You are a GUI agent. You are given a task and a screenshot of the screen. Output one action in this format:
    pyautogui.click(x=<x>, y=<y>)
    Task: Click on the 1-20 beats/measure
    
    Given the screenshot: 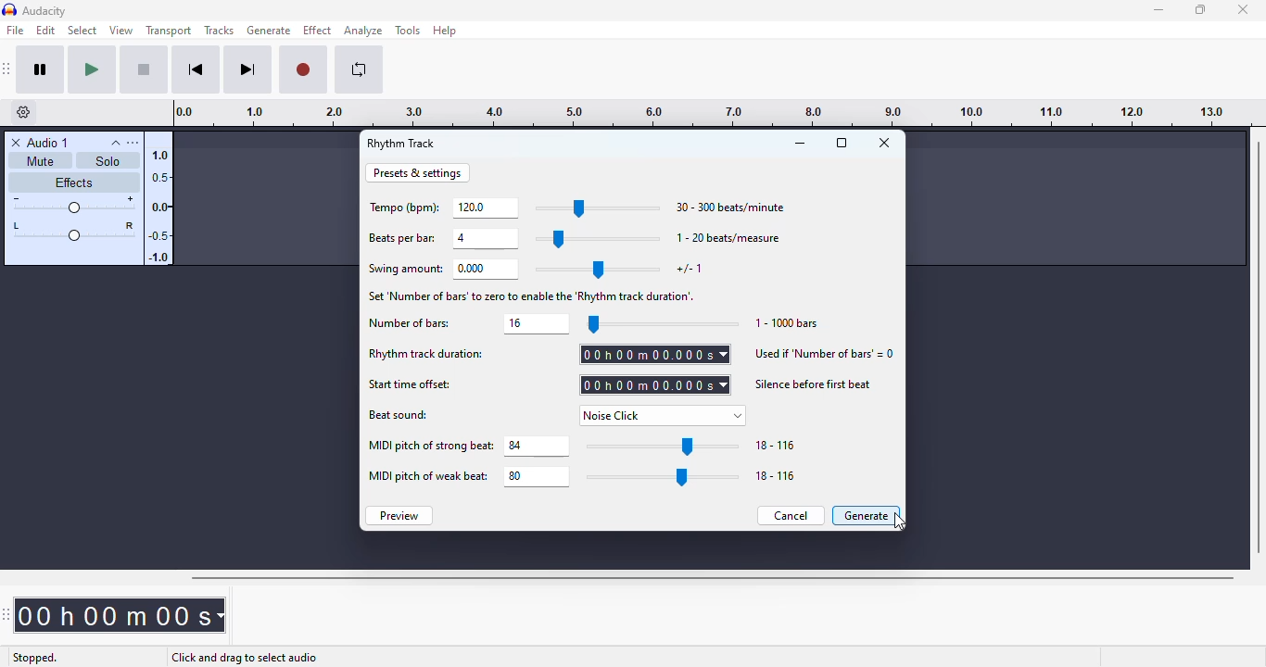 What is the action you would take?
    pyautogui.click(x=728, y=237)
    